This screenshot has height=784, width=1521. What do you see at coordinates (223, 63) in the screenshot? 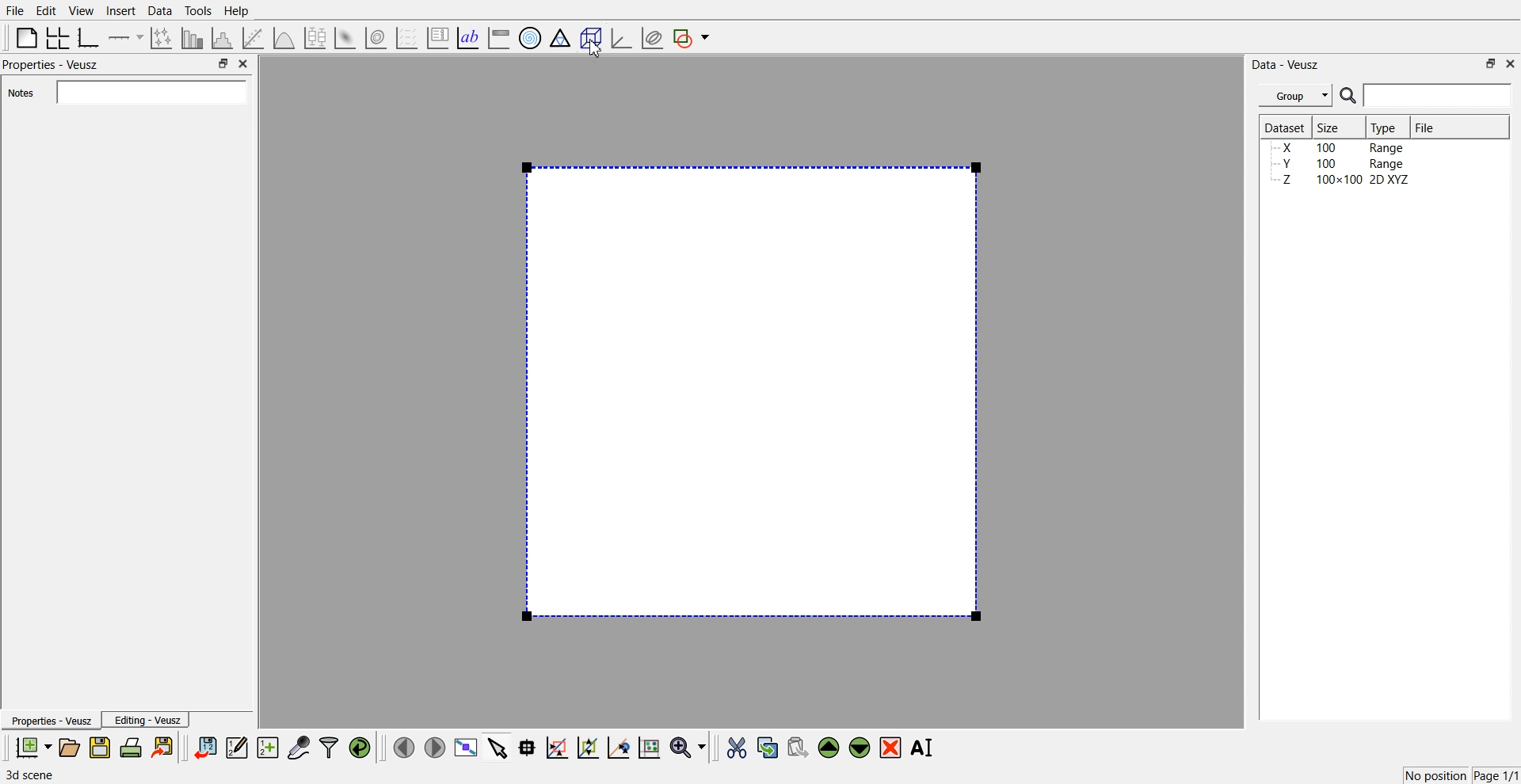
I see `Maximize` at bounding box center [223, 63].